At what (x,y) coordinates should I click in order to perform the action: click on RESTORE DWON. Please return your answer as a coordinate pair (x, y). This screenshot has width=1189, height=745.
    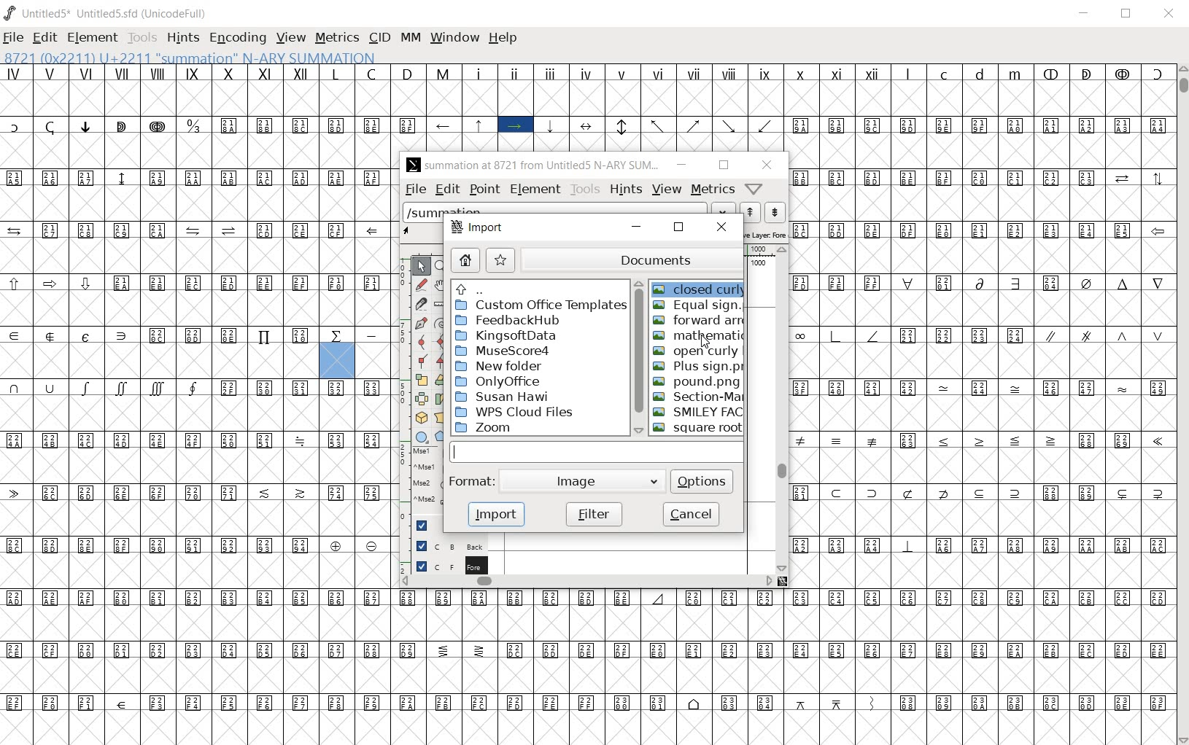
    Looking at the image, I should click on (1126, 15).